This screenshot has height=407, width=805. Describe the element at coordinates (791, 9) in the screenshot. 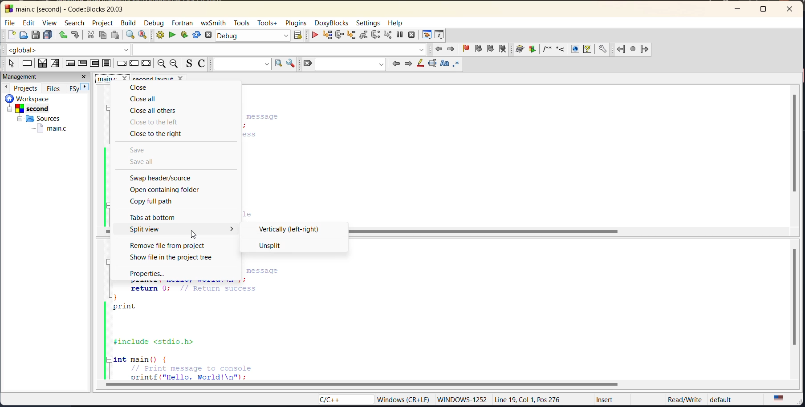

I see `close` at that location.